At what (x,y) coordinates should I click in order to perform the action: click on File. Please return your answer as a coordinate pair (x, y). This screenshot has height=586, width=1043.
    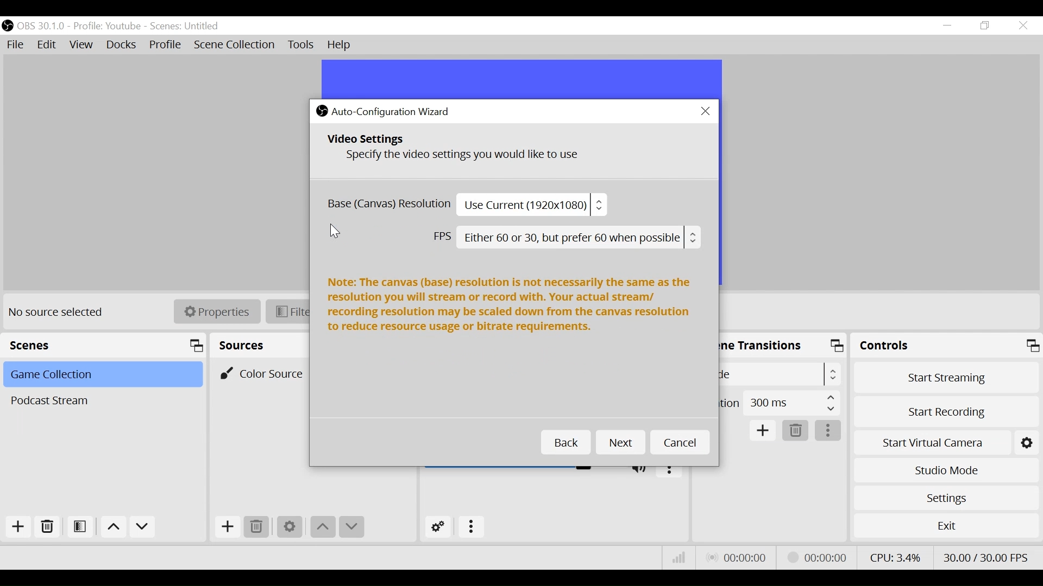
    Looking at the image, I should click on (16, 45).